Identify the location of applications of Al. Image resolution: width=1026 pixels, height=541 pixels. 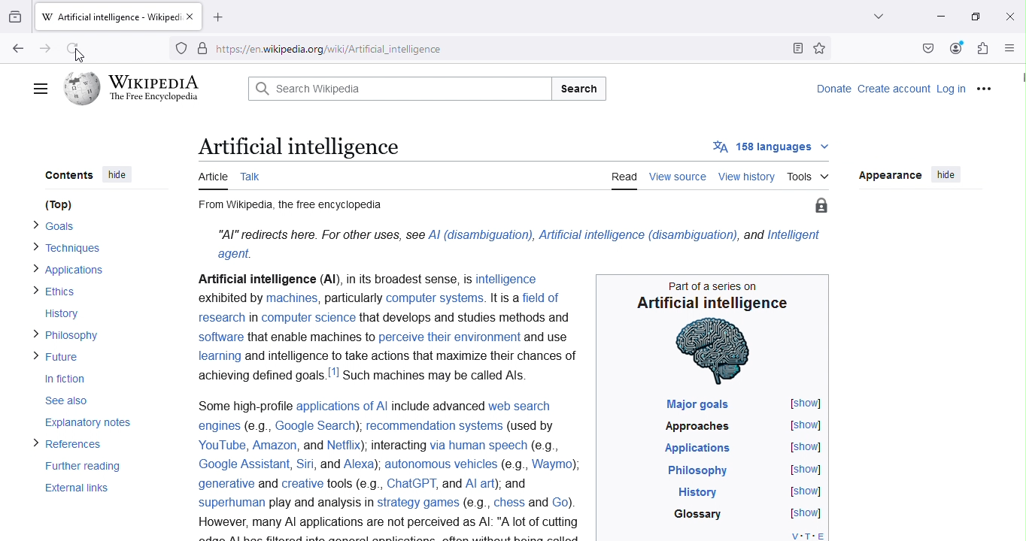
(342, 405).